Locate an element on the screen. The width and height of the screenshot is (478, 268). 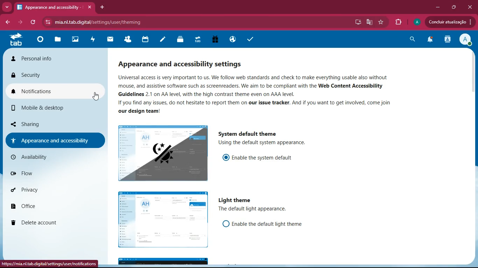
activity is located at coordinates (95, 40).